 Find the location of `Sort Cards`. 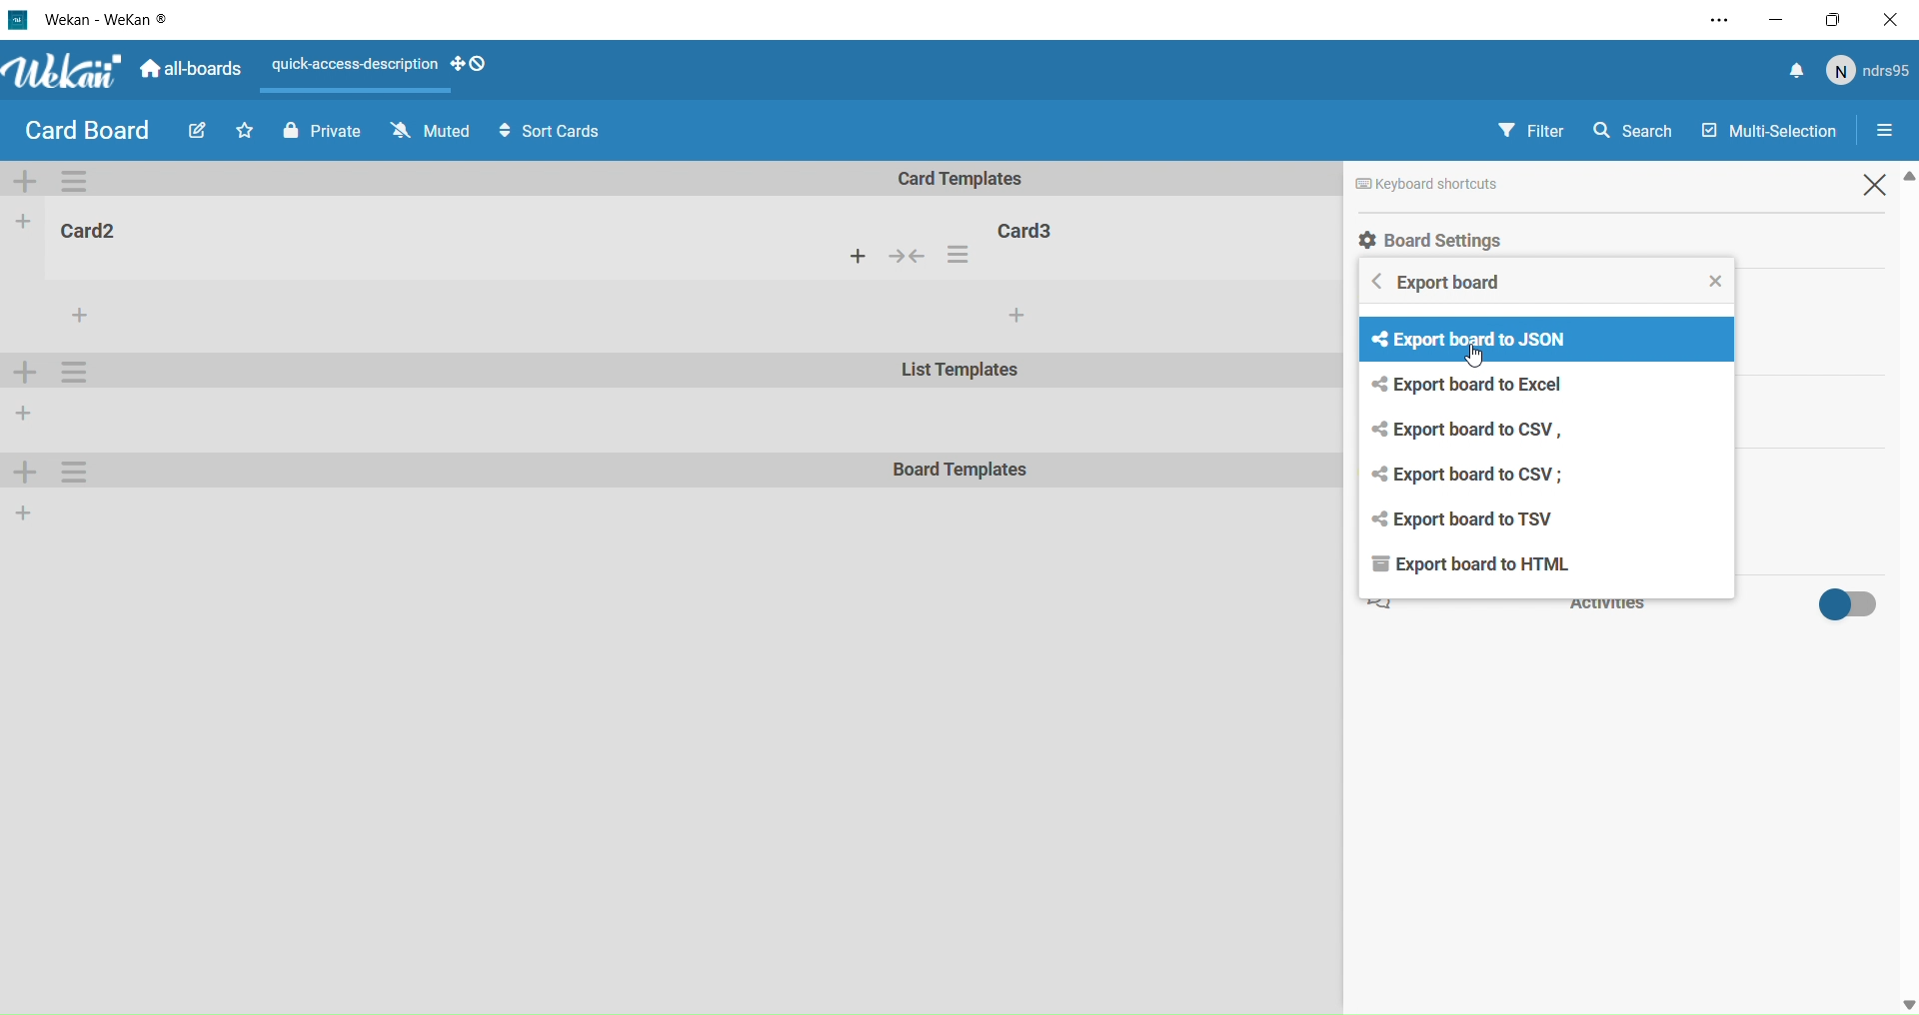

Sort Cards is located at coordinates (559, 132).